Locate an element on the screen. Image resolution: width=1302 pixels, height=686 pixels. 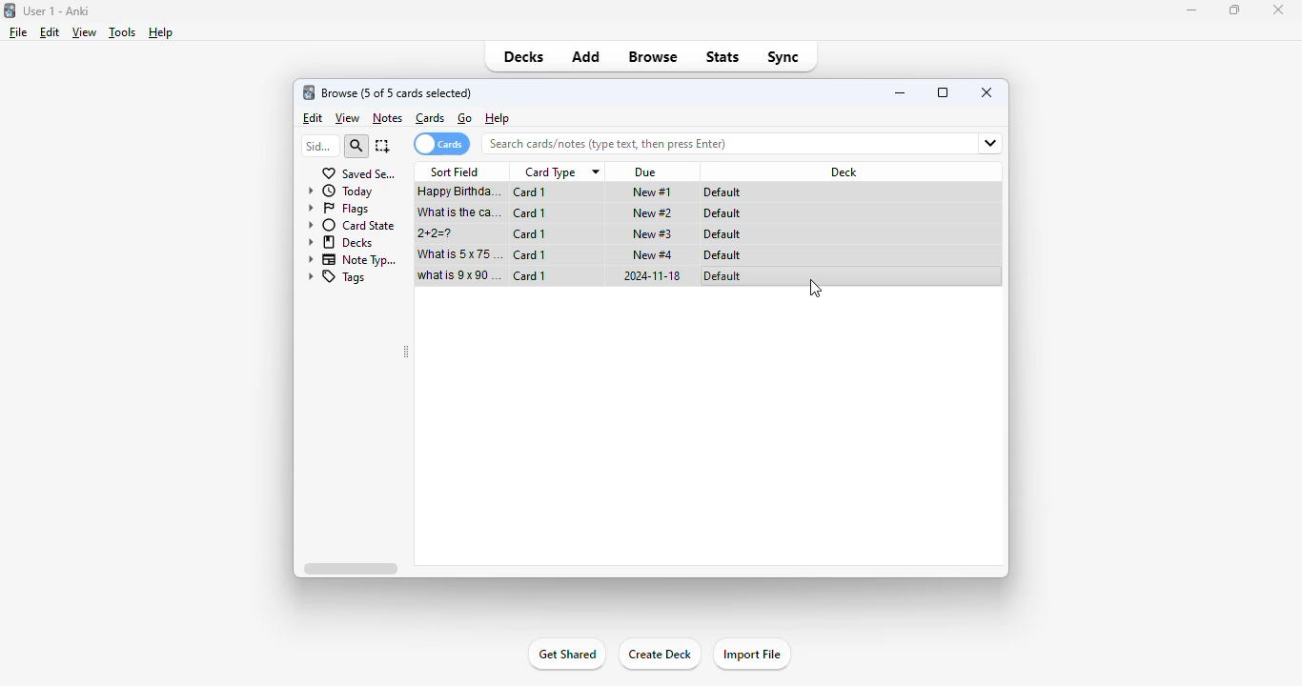
new #3 is located at coordinates (652, 233).